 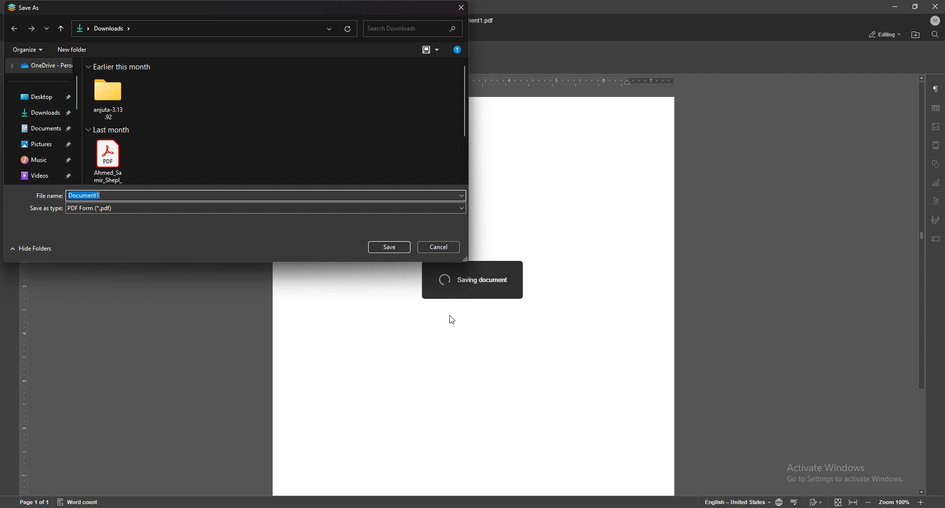 What do you see at coordinates (935, 90) in the screenshot?
I see `paragraph` at bounding box center [935, 90].